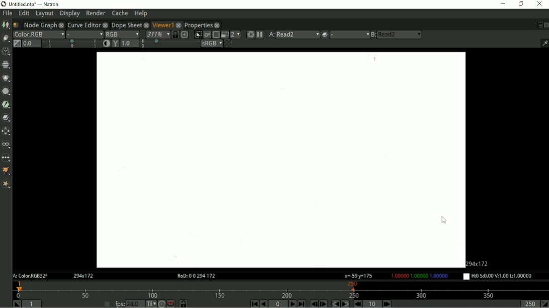 Image resolution: width=549 pixels, height=308 pixels. Describe the element at coordinates (260, 35) in the screenshot. I see `Pause updates` at that location.